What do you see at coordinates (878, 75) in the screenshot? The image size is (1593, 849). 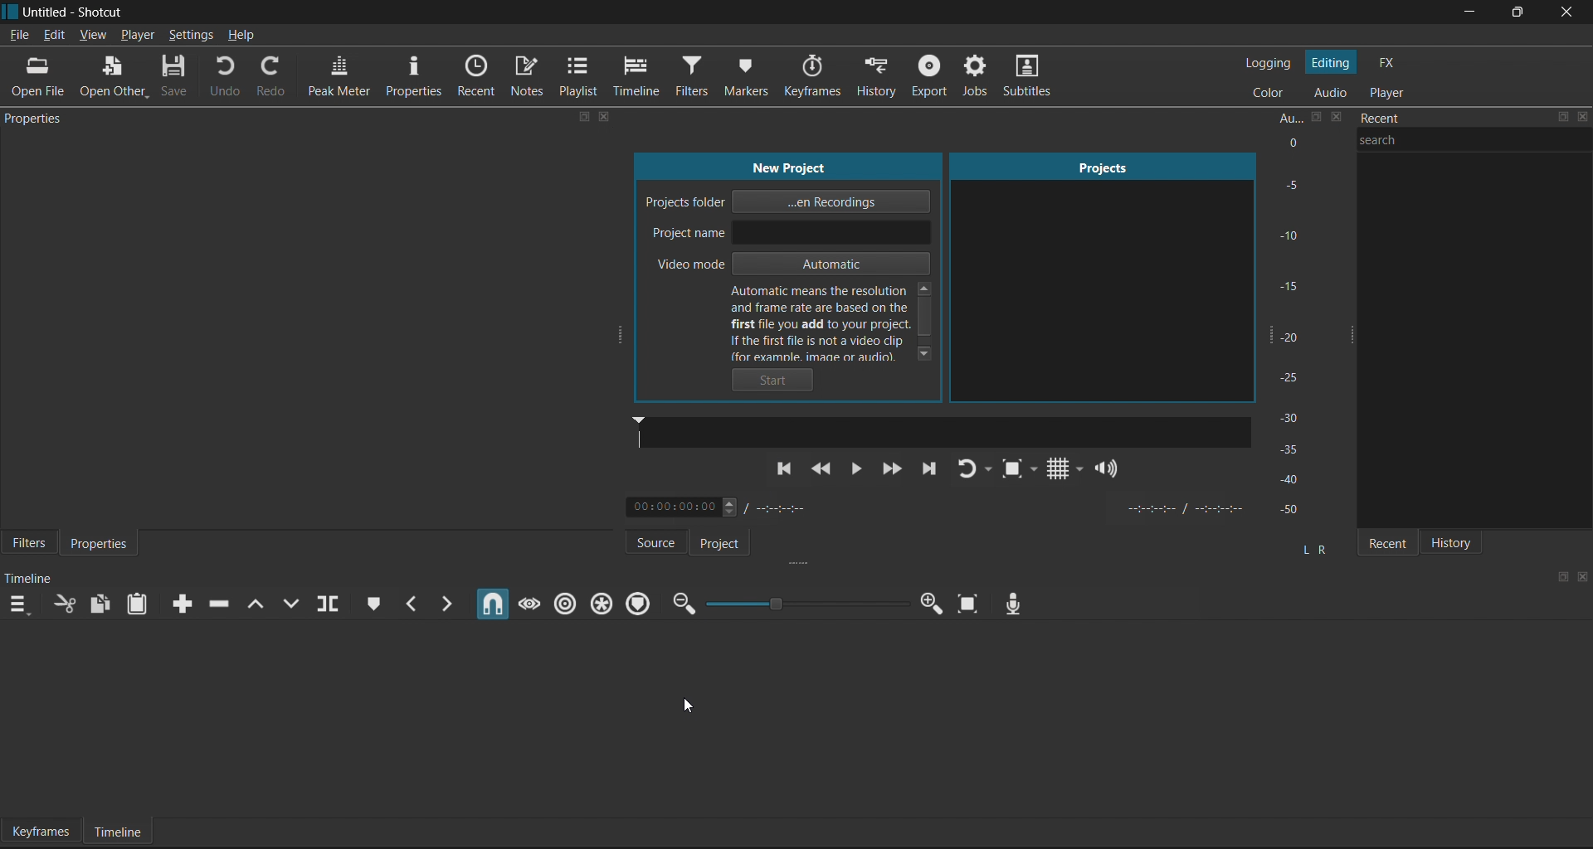 I see `History` at bounding box center [878, 75].